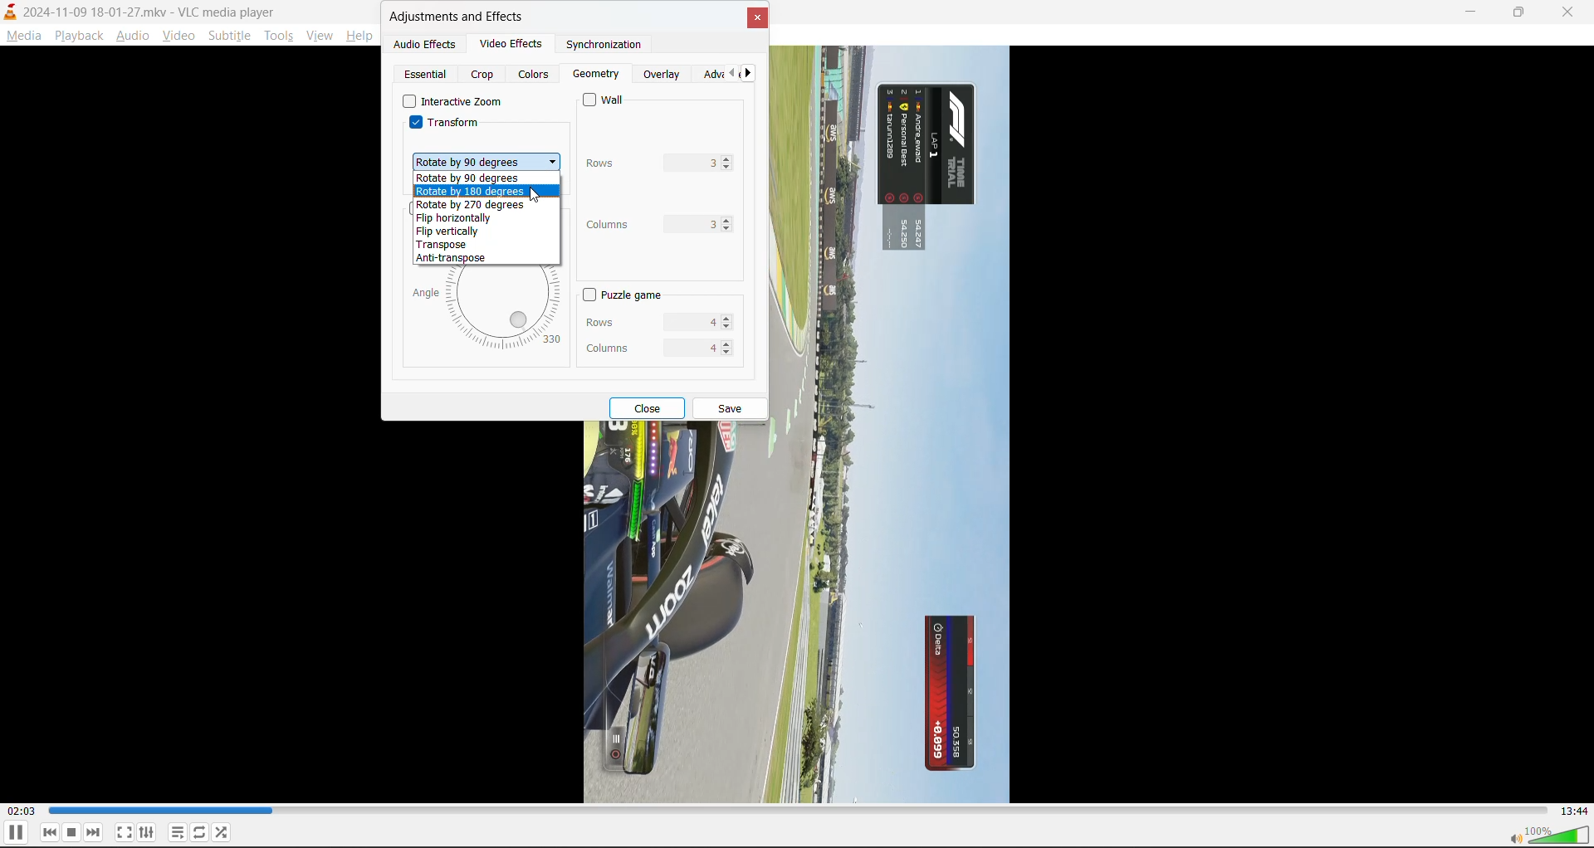  What do you see at coordinates (457, 259) in the screenshot?
I see `anti transpose` at bounding box center [457, 259].